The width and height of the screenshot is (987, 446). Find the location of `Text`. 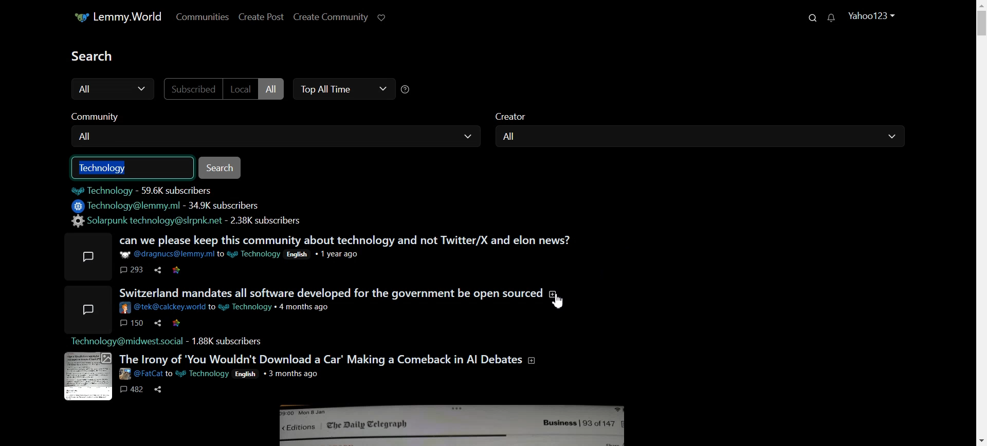

Text is located at coordinates (96, 55).